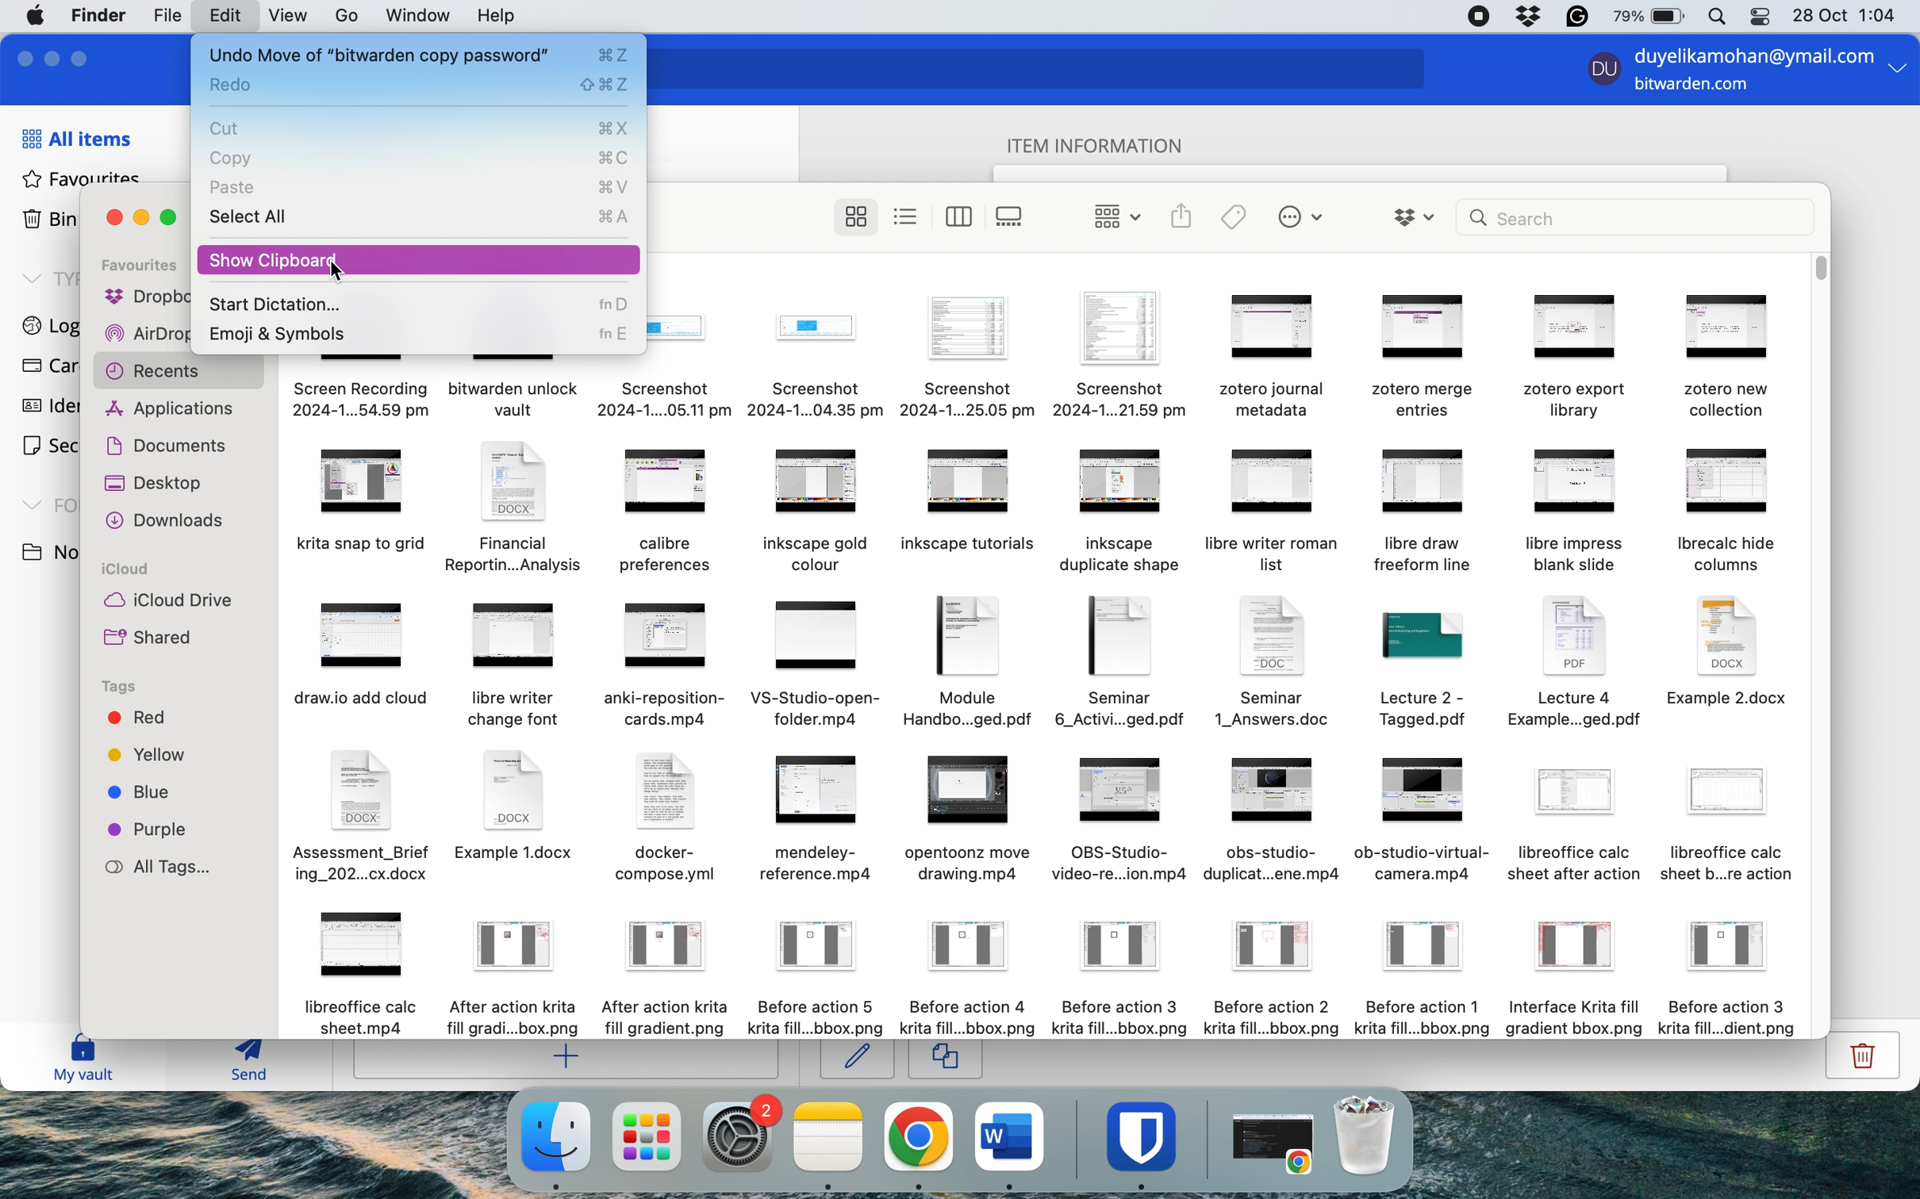 This screenshot has width=1920, height=1199. What do you see at coordinates (136, 720) in the screenshot?
I see `red tag` at bounding box center [136, 720].